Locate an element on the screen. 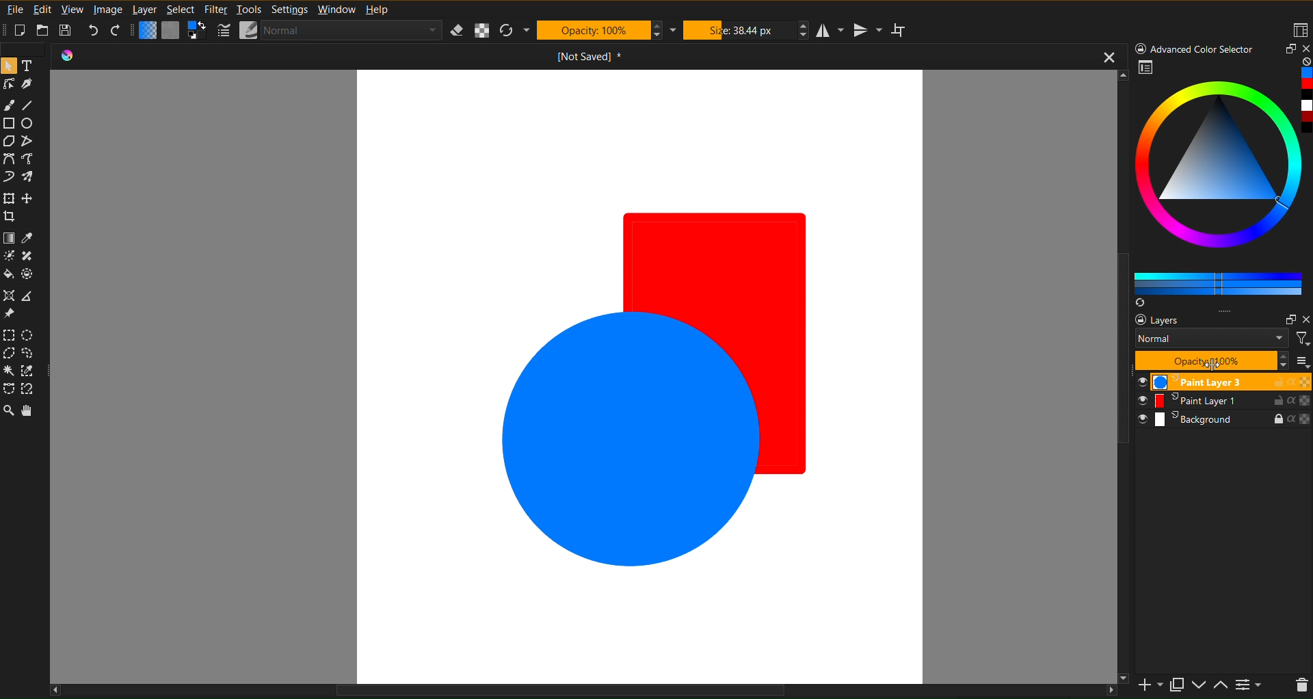 The width and height of the screenshot is (1313, 699). Redo is located at coordinates (116, 31).